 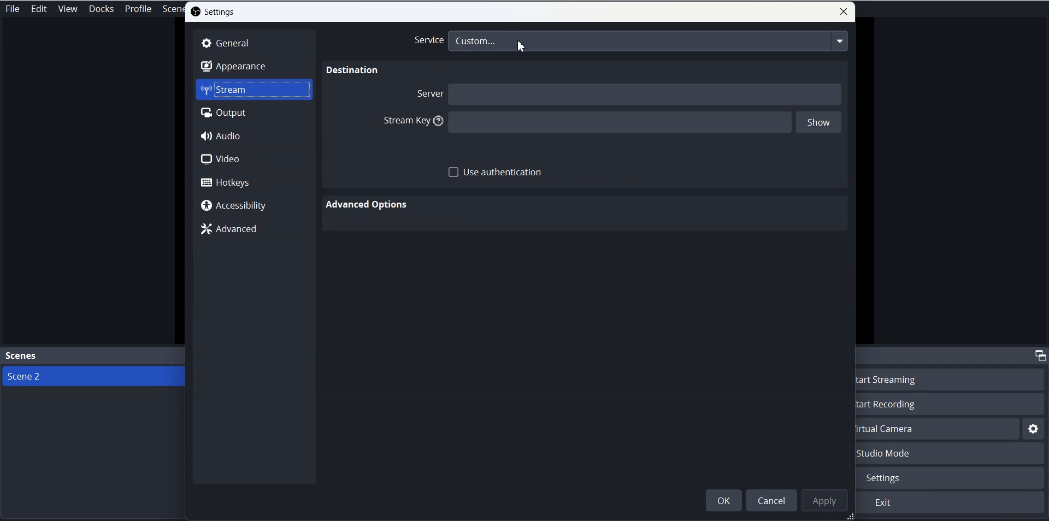 What do you see at coordinates (254, 90) in the screenshot?
I see `Stream` at bounding box center [254, 90].